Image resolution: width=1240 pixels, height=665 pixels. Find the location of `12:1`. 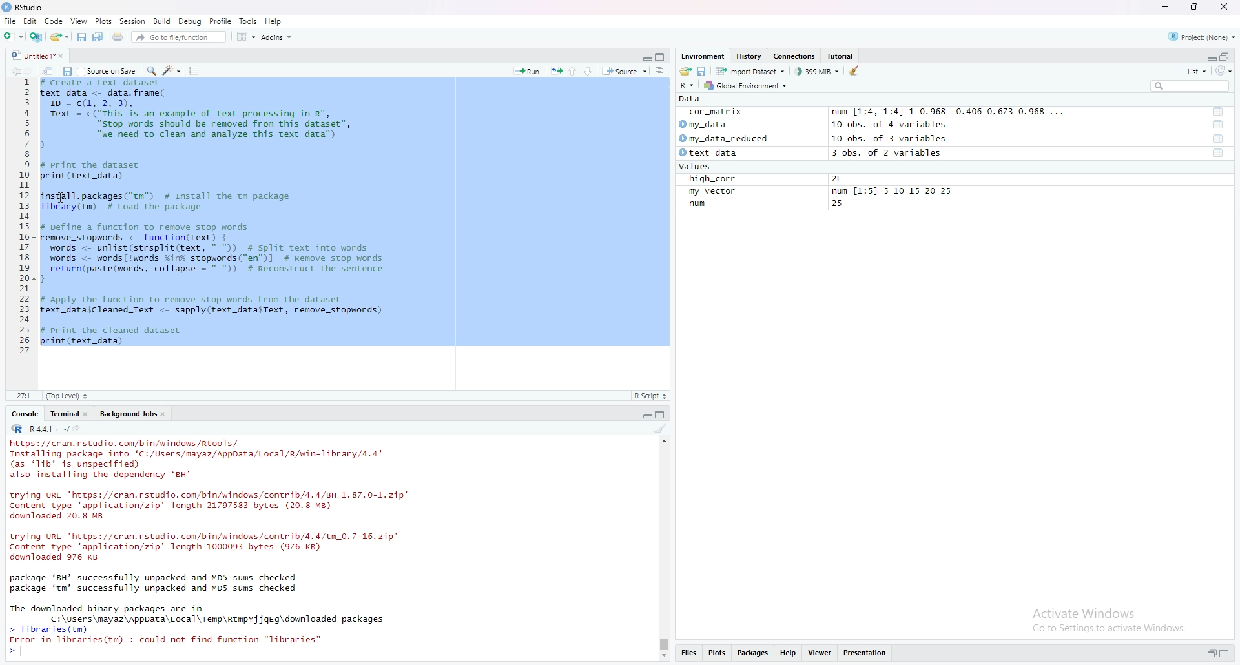

12:1 is located at coordinates (25, 396).